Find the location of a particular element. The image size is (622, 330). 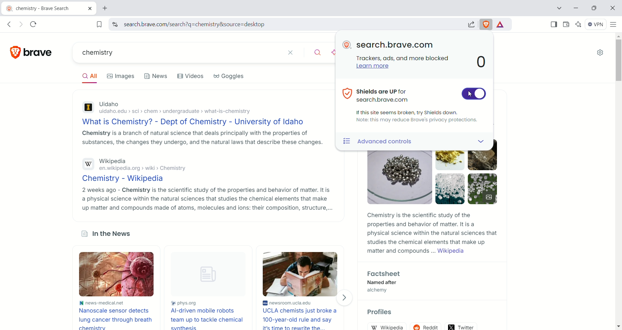

Uidaho: uidaho.edu > sci > chem > undergraduate > what-is-chemistry is located at coordinates (201, 108).